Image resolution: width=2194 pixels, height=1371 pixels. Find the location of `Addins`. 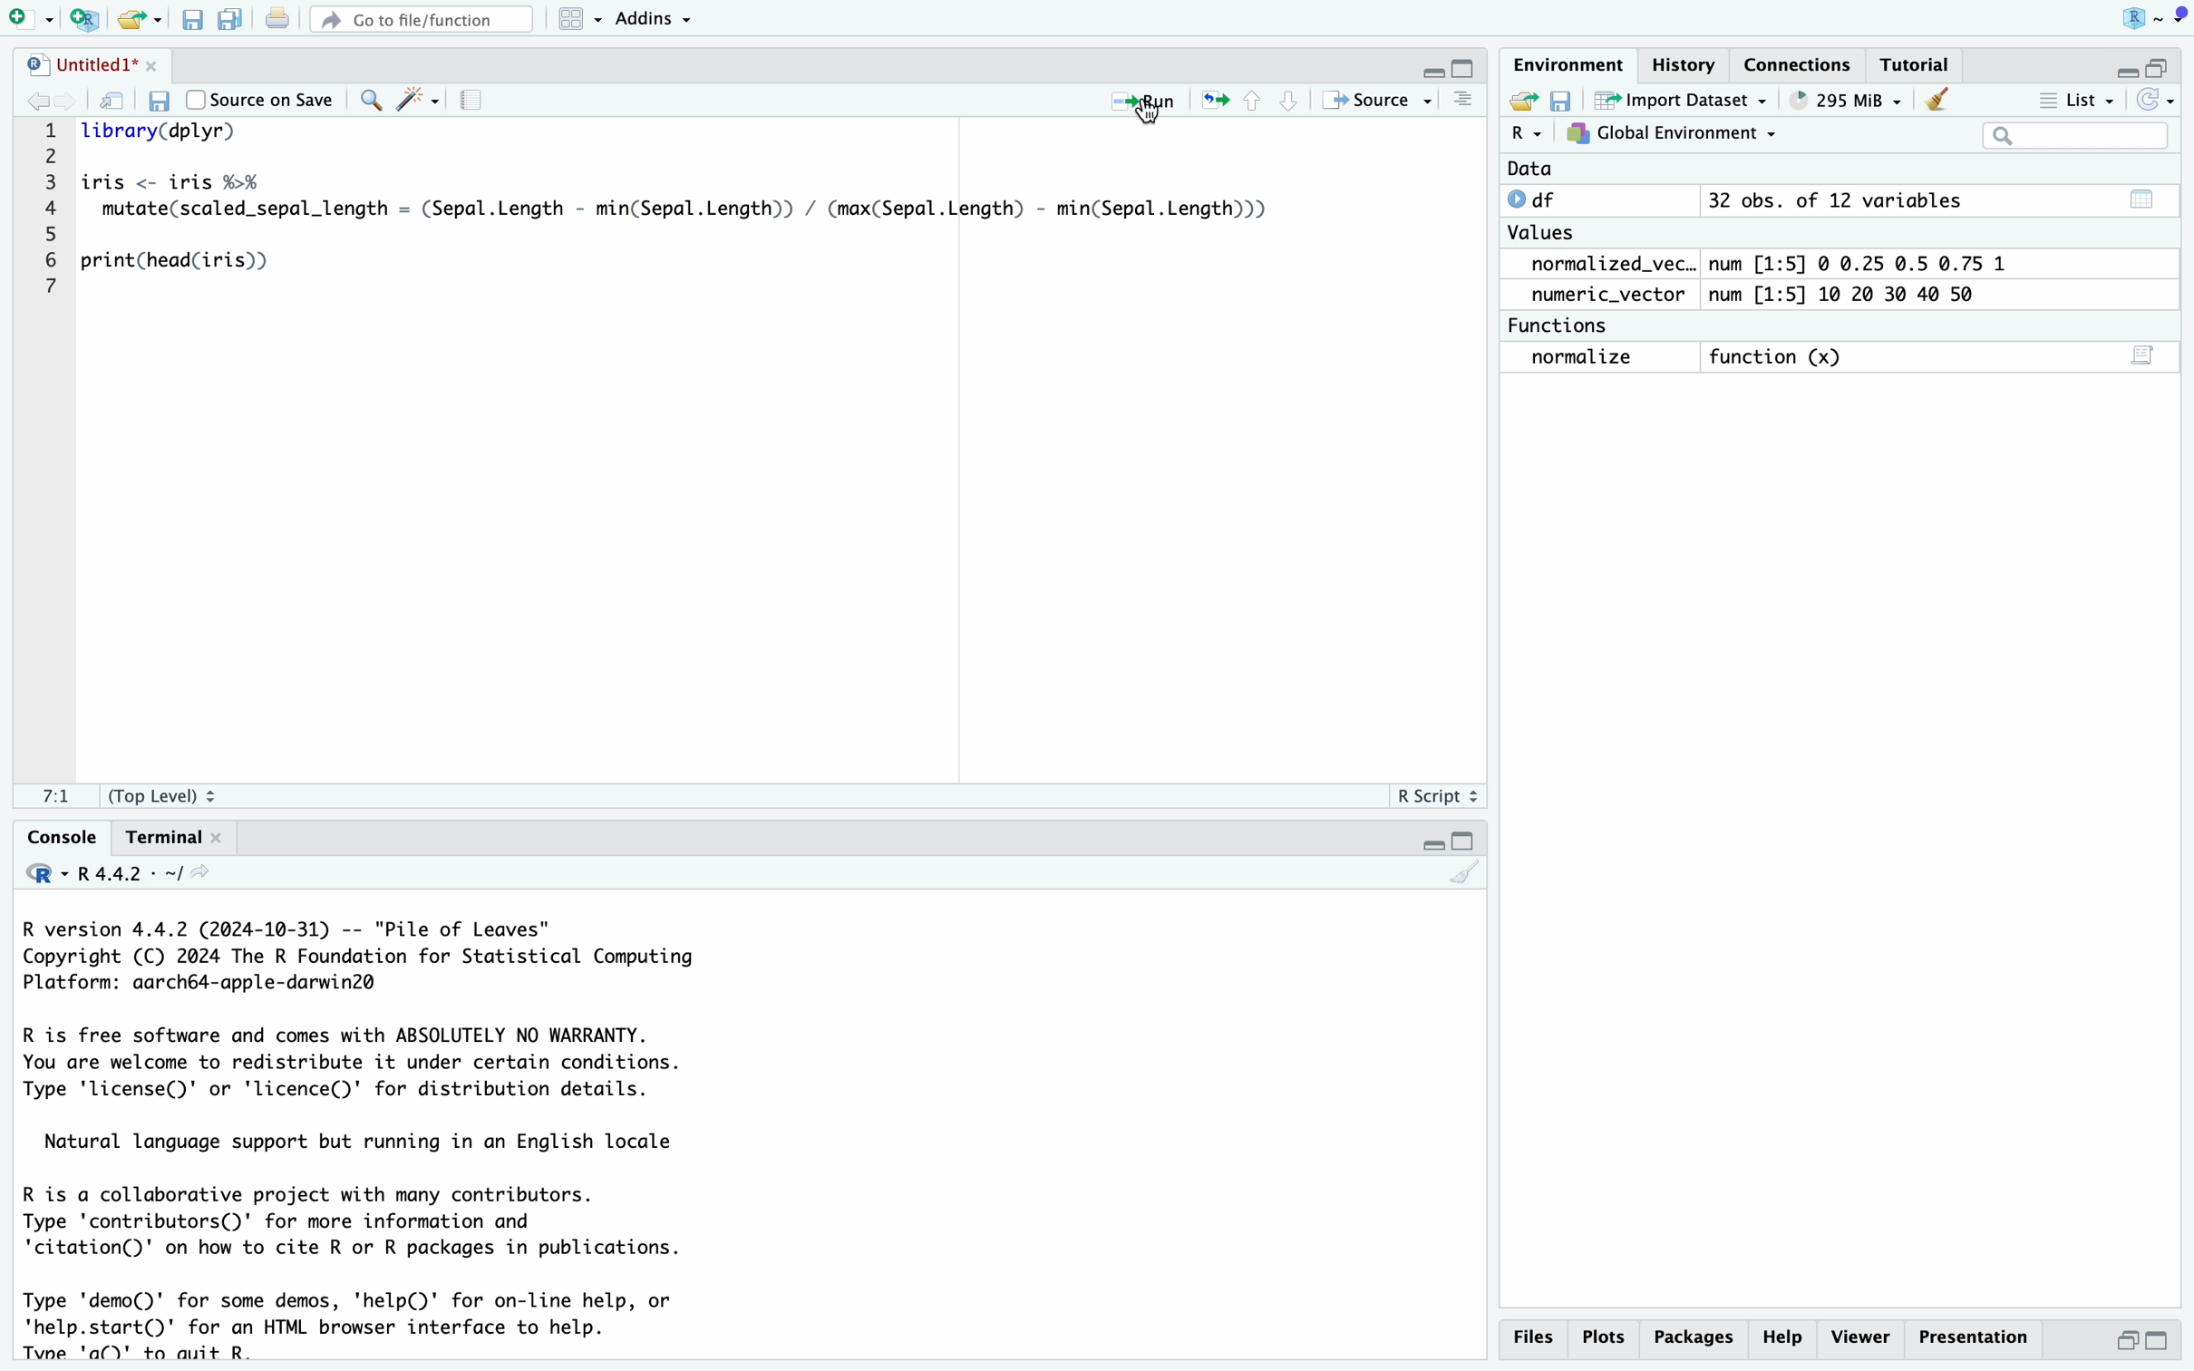

Addins is located at coordinates (655, 17).